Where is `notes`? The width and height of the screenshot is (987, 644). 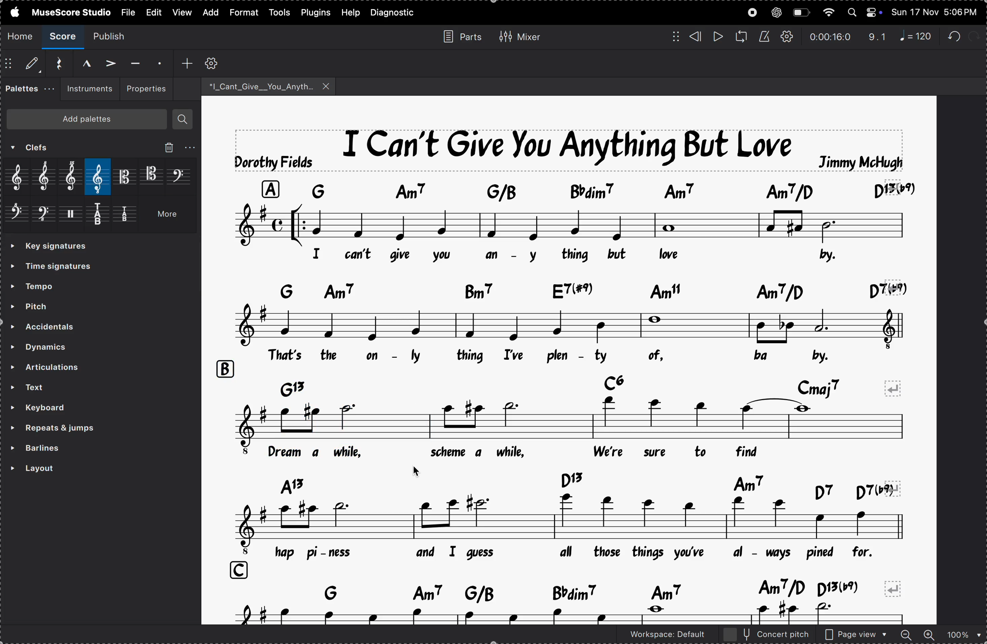 notes is located at coordinates (574, 615).